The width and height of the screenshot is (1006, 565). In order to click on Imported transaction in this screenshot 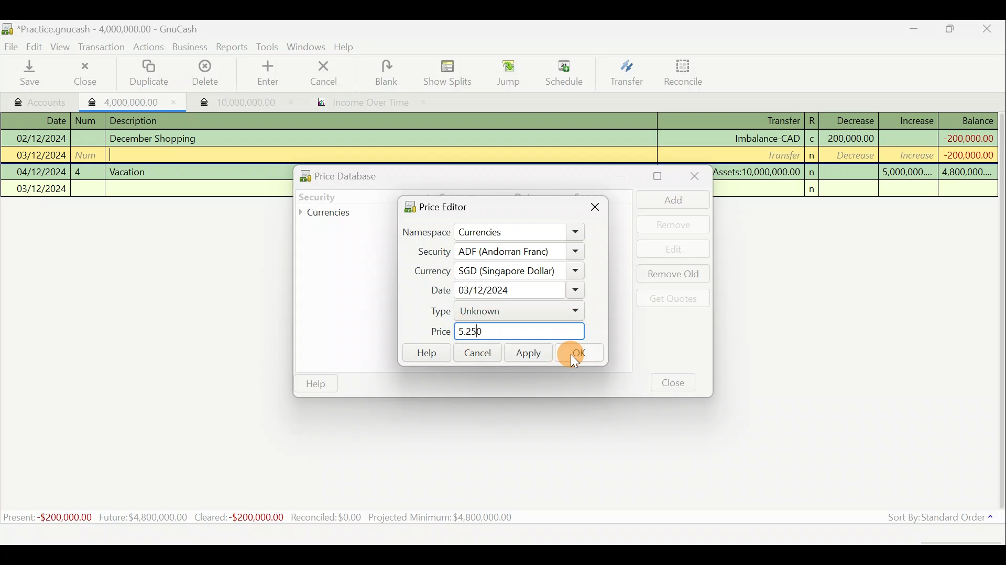, I will do `click(128, 100)`.